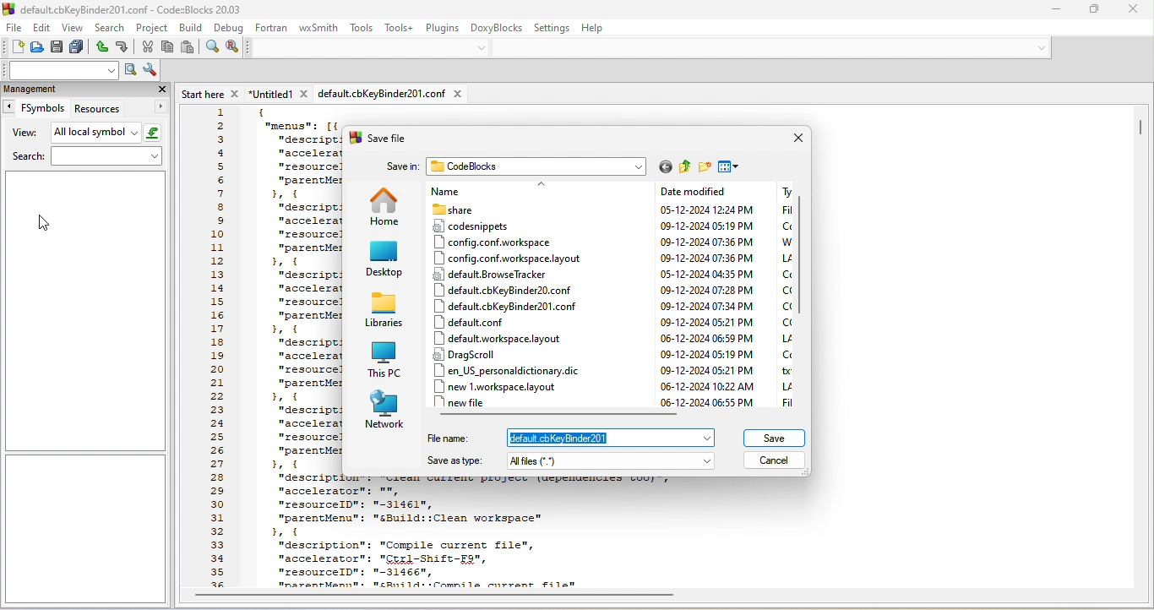 This screenshot has height=610, width=1154. What do you see at coordinates (560, 416) in the screenshot?
I see `horizontal scroll bar` at bounding box center [560, 416].